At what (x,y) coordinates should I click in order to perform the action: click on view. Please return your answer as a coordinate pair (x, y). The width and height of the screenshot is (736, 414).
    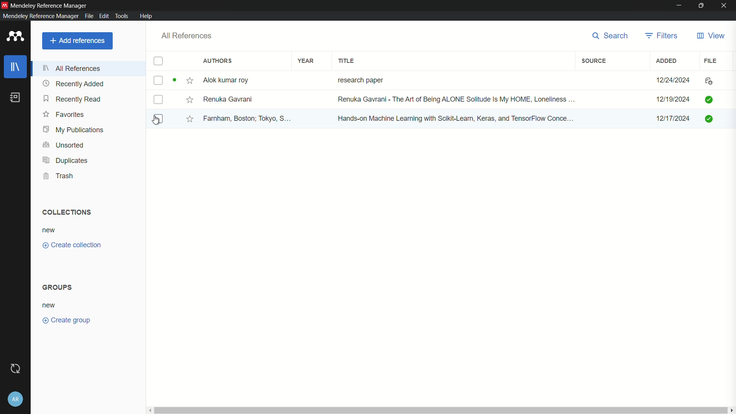
    Looking at the image, I should click on (711, 36).